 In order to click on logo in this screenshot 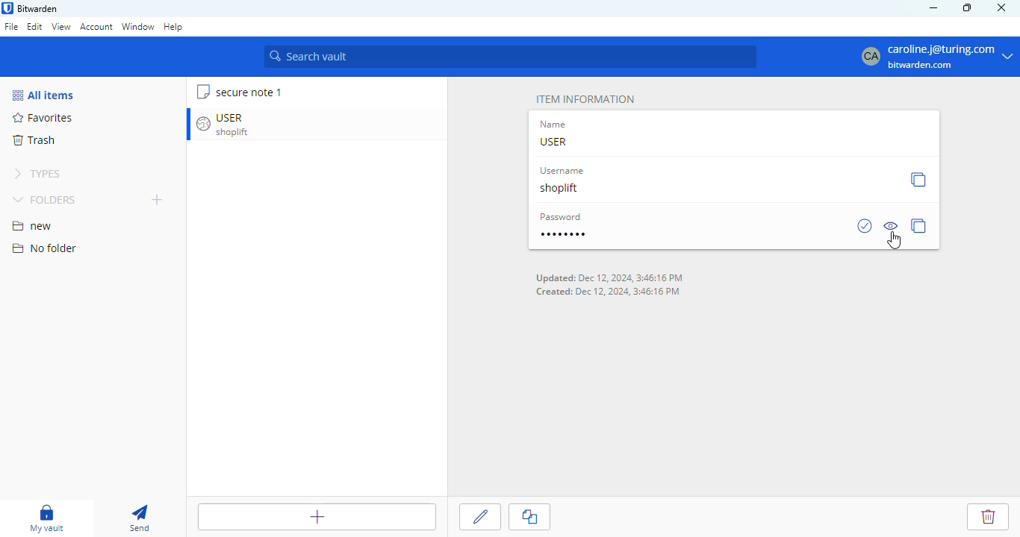, I will do `click(7, 8)`.